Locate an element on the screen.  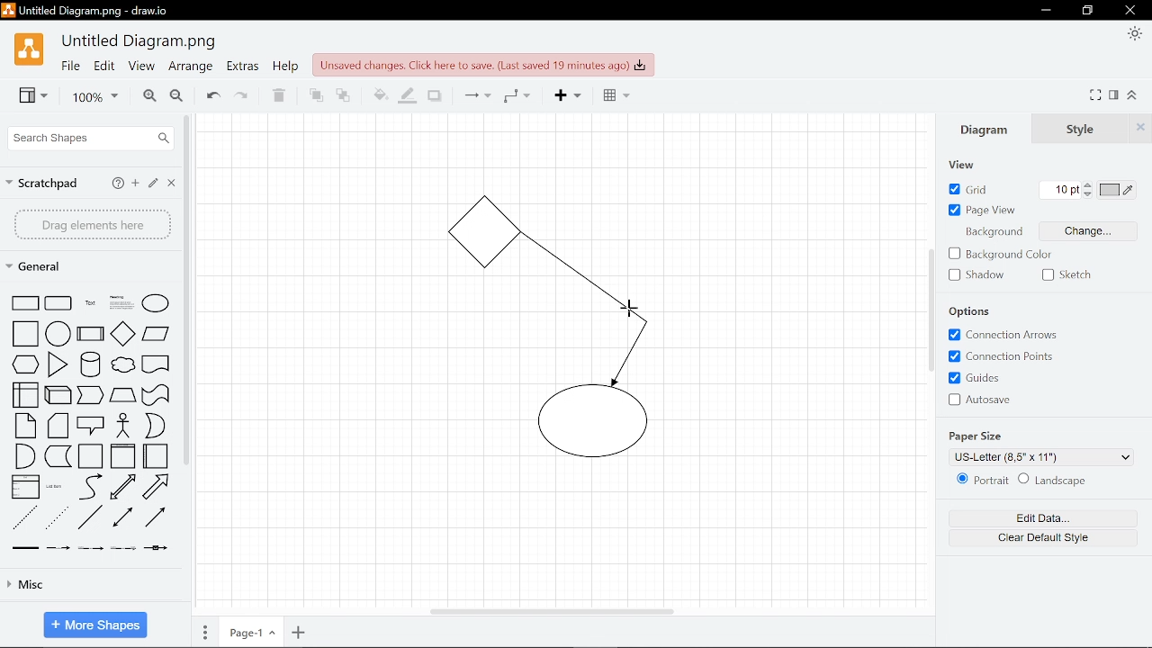
checkbox is located at coordinates (1048, 274).